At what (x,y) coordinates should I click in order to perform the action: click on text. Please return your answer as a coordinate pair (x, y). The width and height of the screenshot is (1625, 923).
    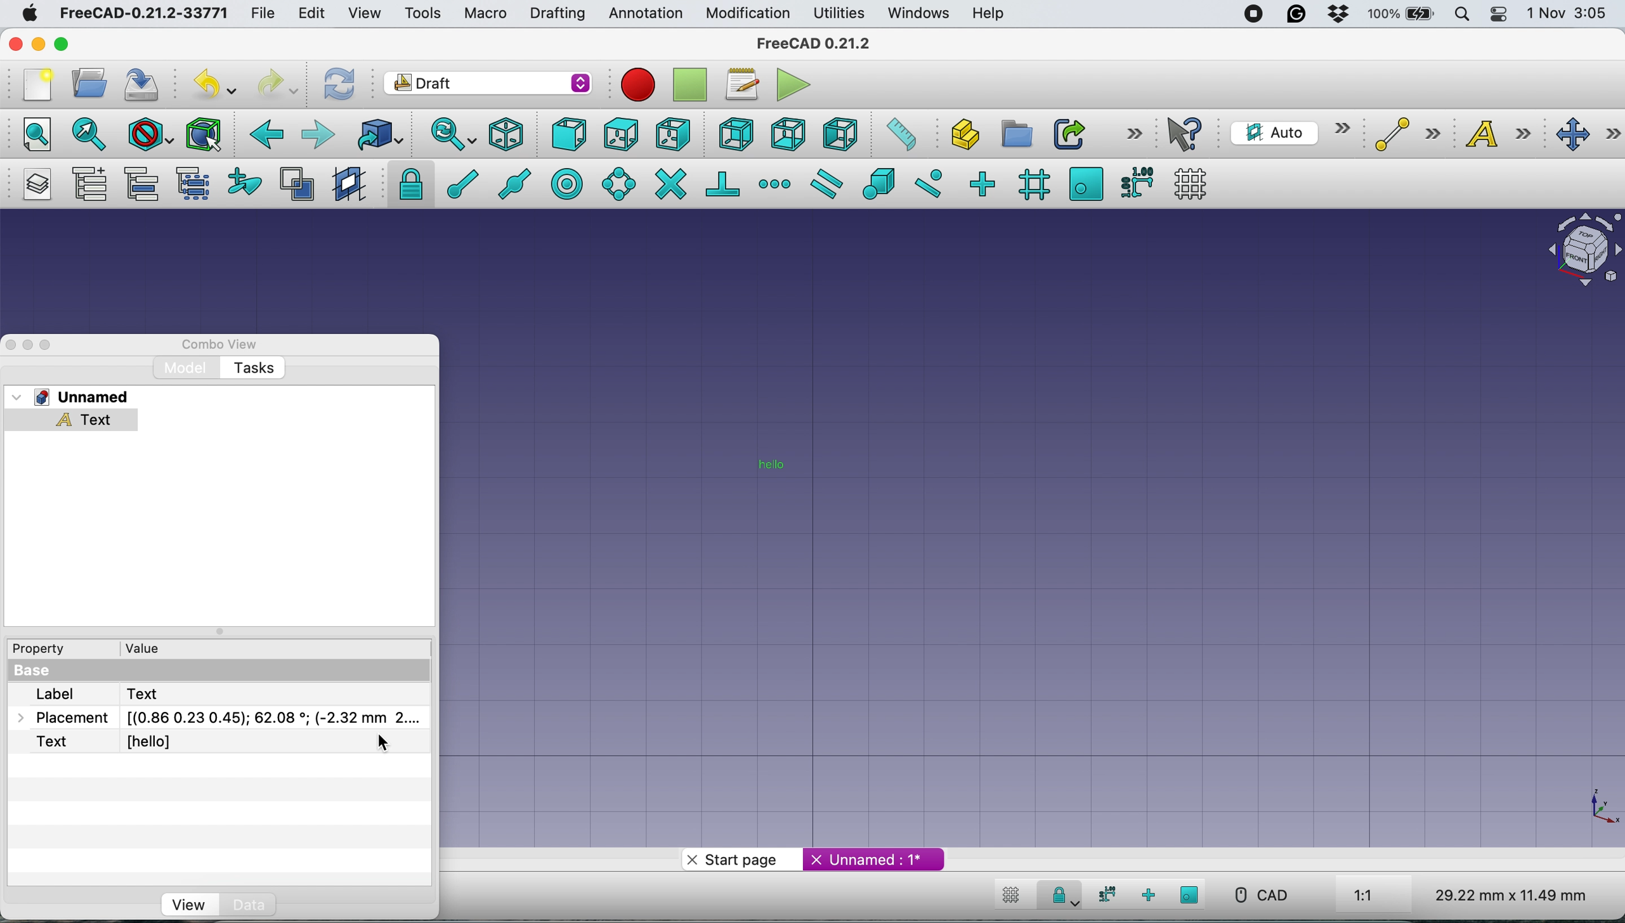
    Looking at the image, I should click on (1494, 134).